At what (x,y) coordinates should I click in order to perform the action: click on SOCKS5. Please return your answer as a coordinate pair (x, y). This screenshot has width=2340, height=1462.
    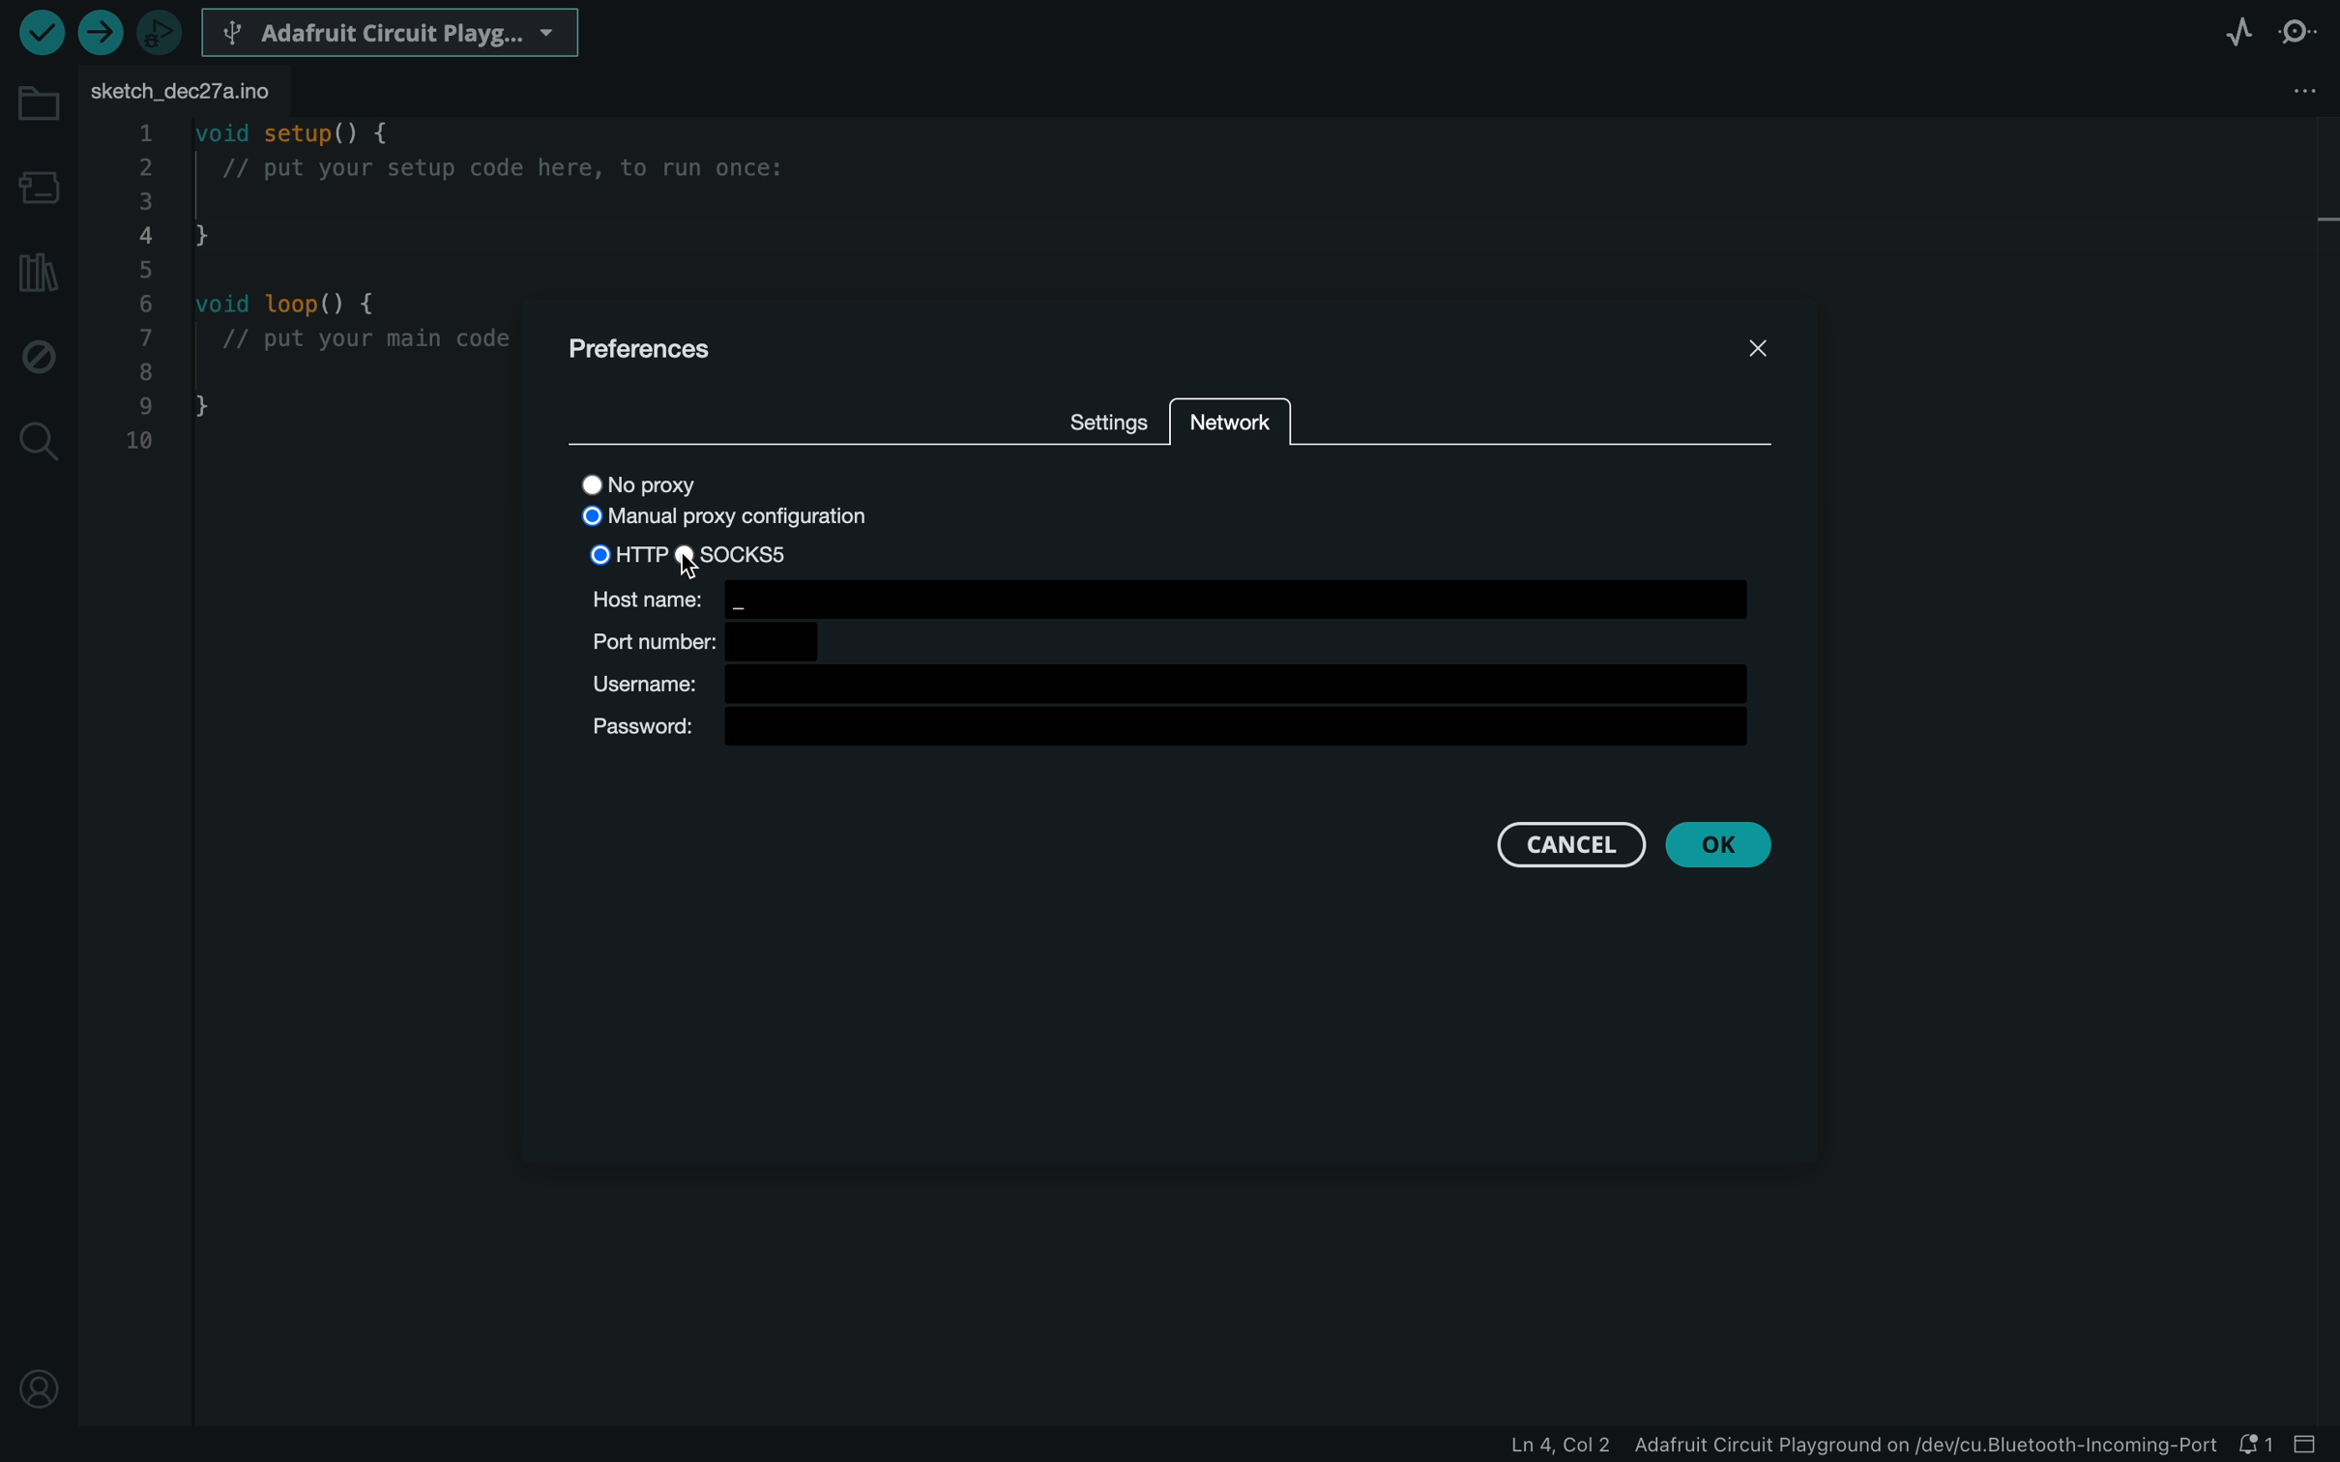
    Looking at the image, I should click on (746, 554).